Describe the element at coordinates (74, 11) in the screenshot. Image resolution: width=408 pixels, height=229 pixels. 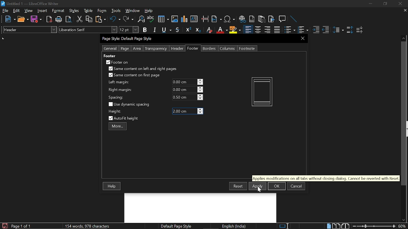
I see `Styles` at that location.